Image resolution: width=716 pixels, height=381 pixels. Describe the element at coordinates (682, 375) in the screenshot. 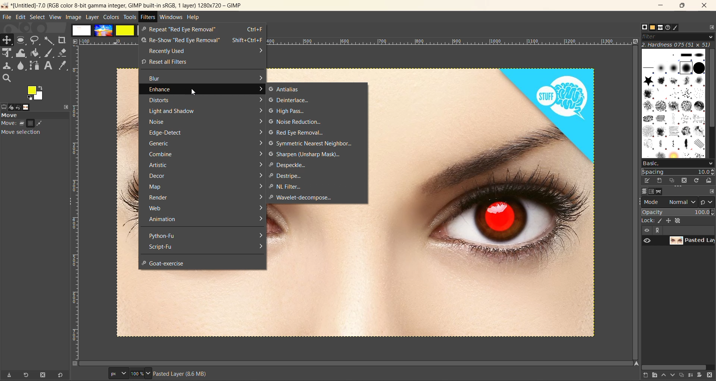

I see `create a duplicate` at that location.